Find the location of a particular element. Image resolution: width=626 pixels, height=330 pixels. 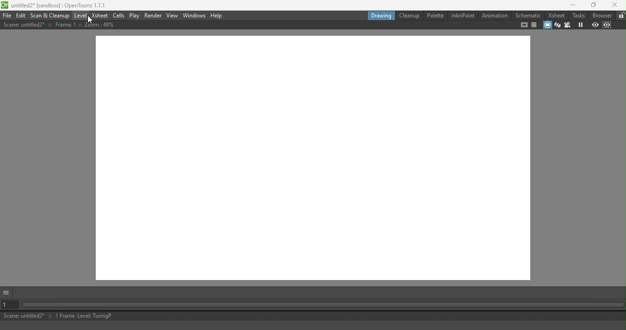

Status bar is located at coordinates (314, 317).